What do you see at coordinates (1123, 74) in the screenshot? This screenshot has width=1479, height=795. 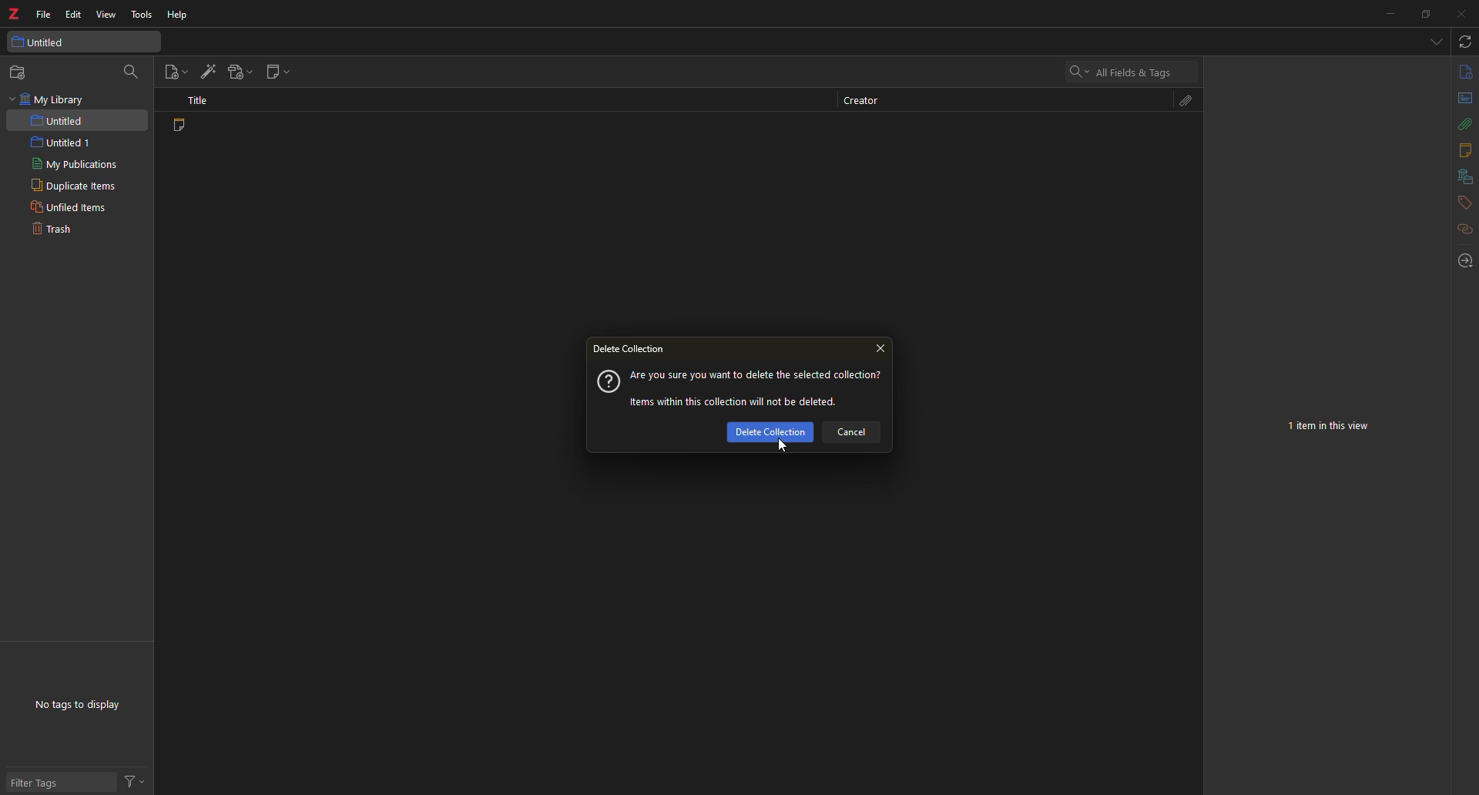 I see `search` at bounding box center [1123, 74].